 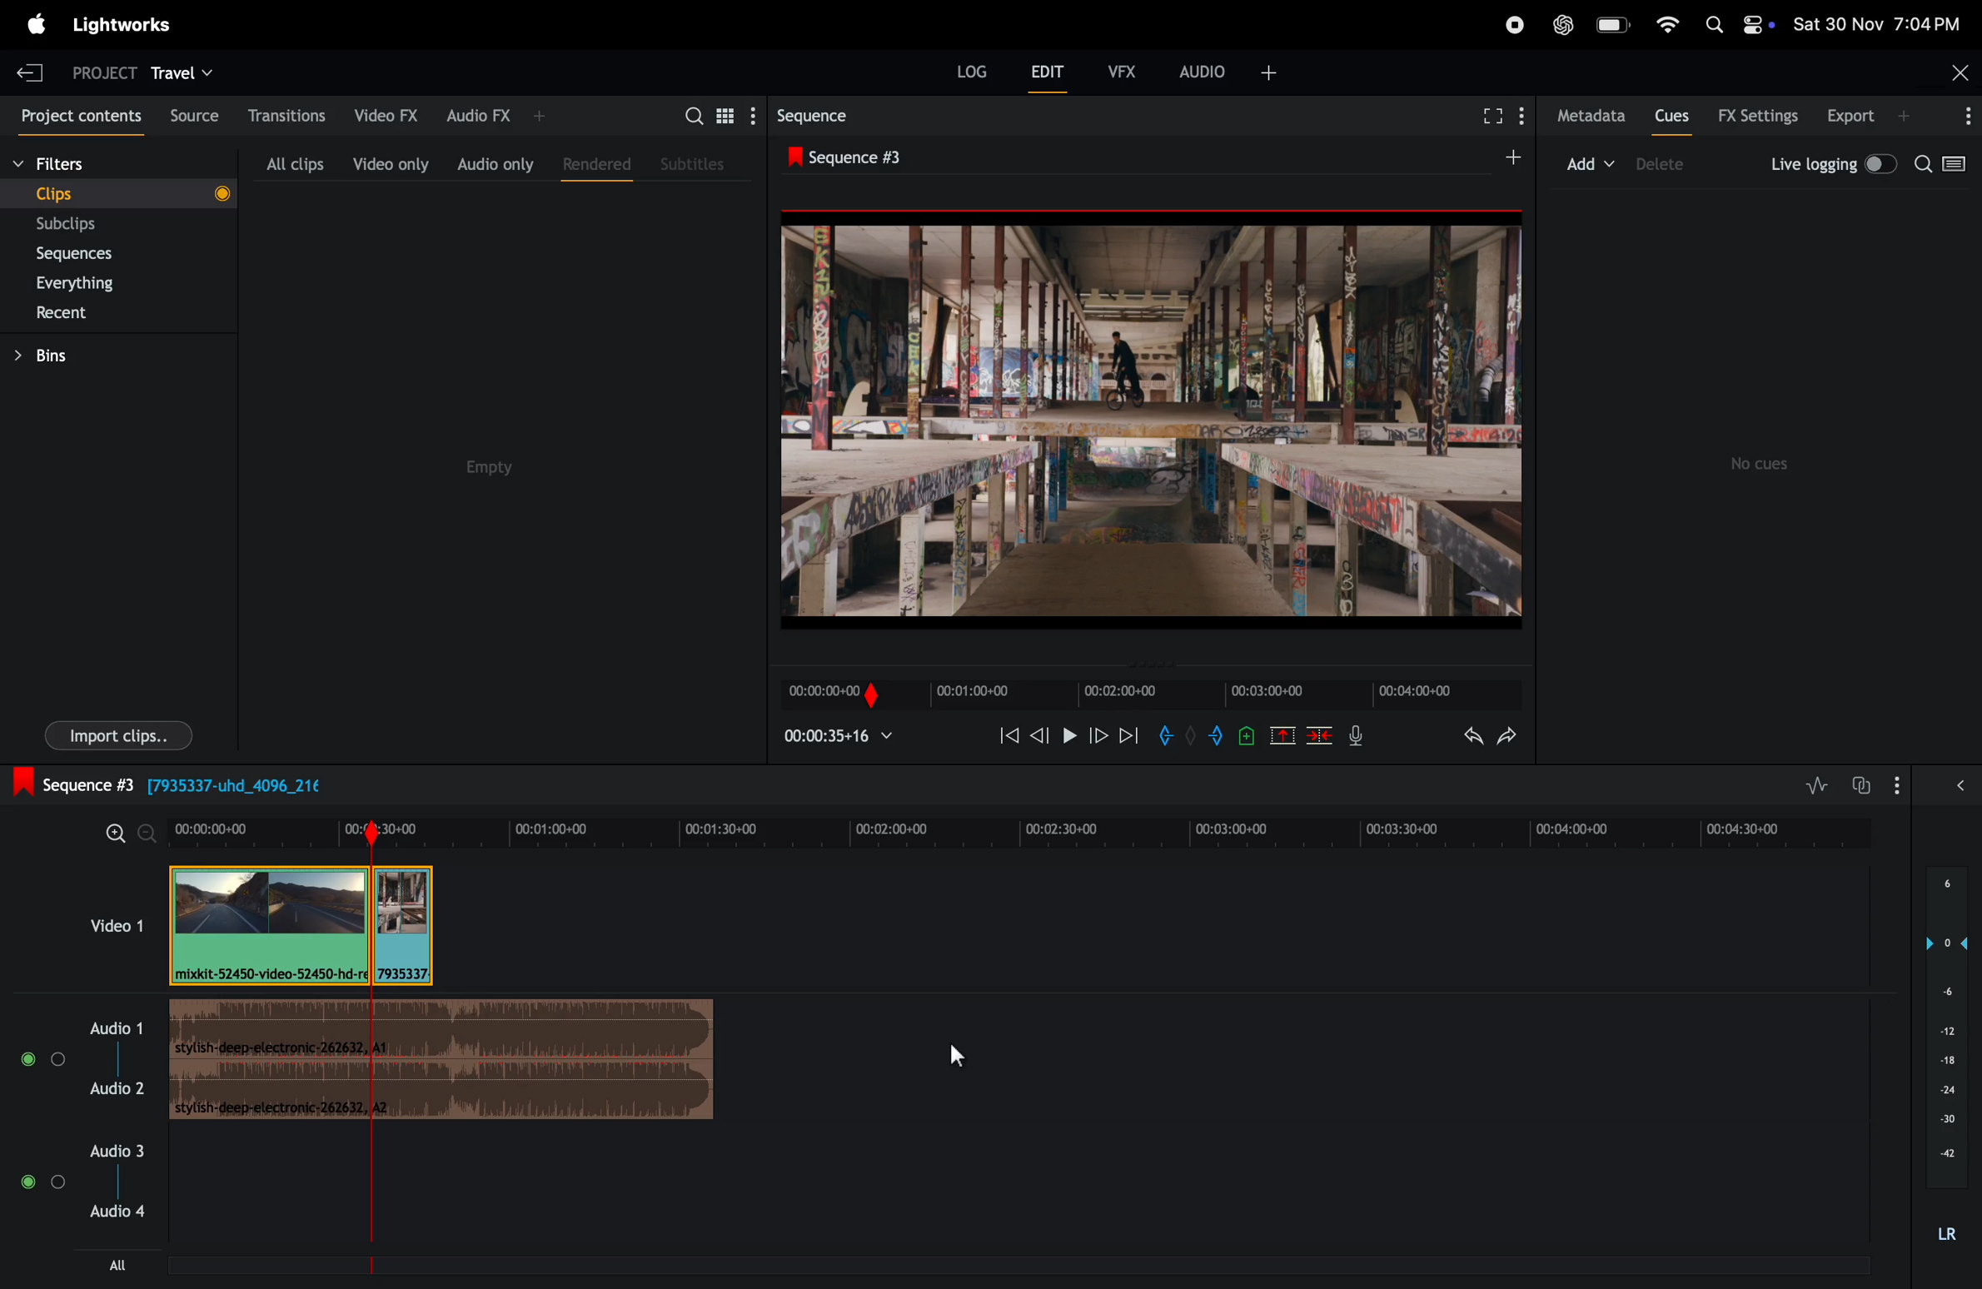 What do you see at coordinates (1946, 891) in the screenshot?
I see `6 (layers)` at bounding box center [1946, 891].